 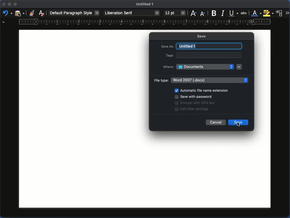 What do you see at coordinates (10, 5) in the screenshot?
I see `Minimize` at bounding box center [10, 5].